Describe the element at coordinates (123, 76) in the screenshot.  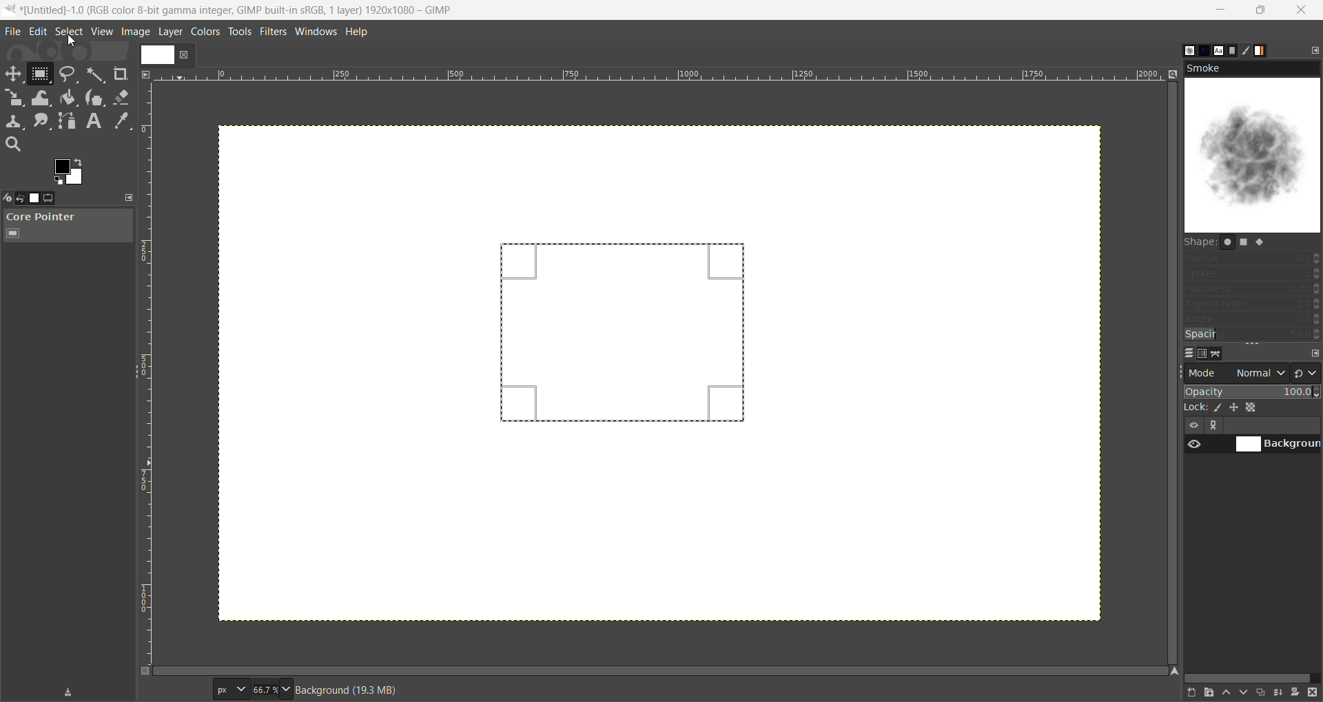
I see `crop` at that location.